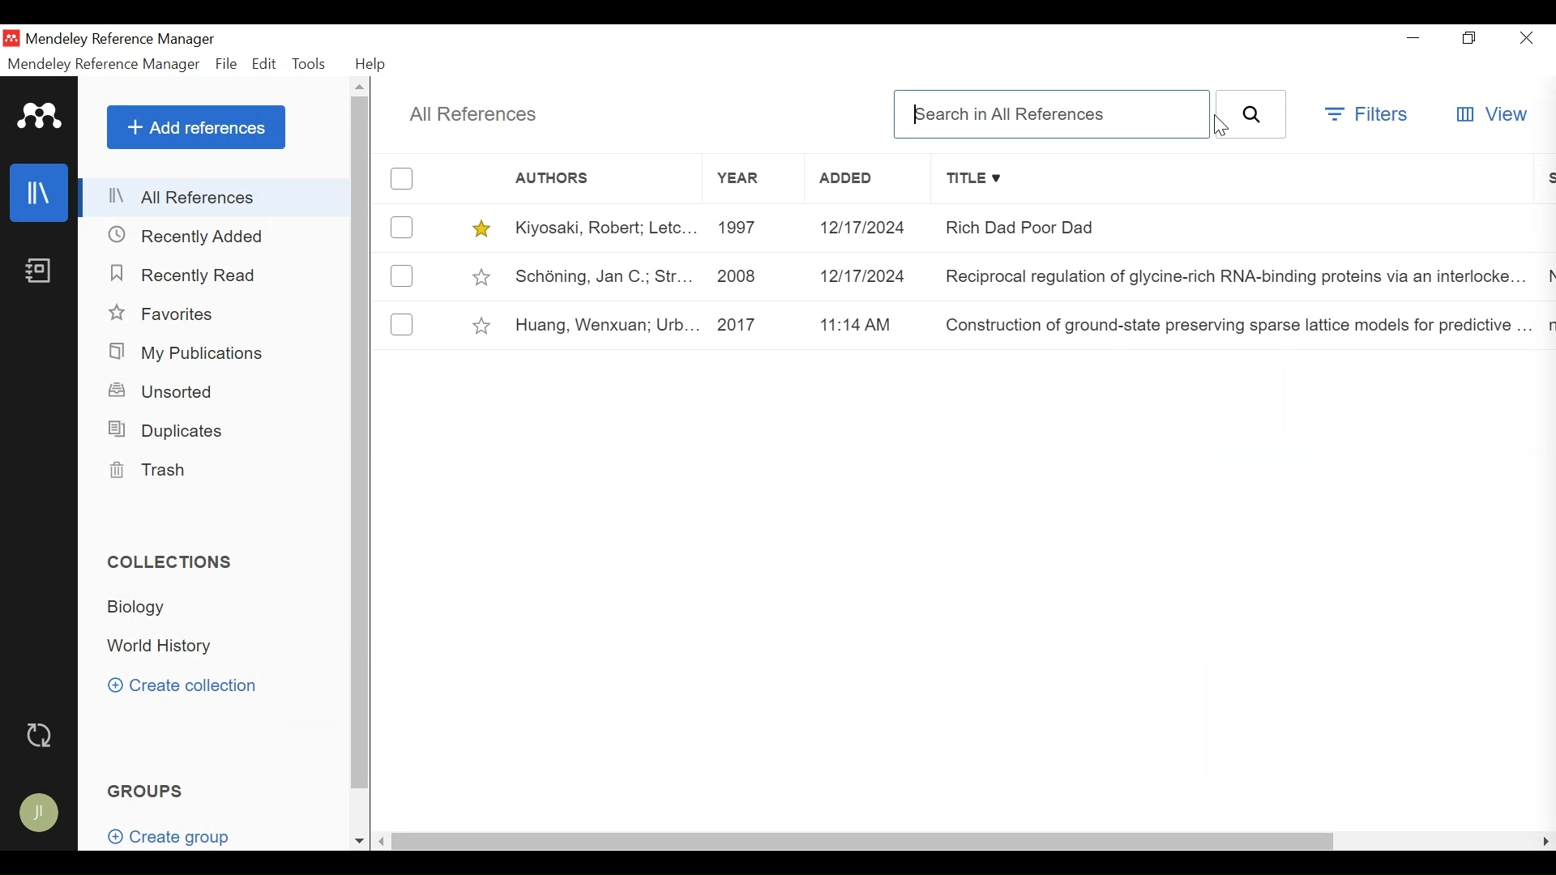 The image size is (1556, 875). I want to click on Cursor , so click(1218, 128).